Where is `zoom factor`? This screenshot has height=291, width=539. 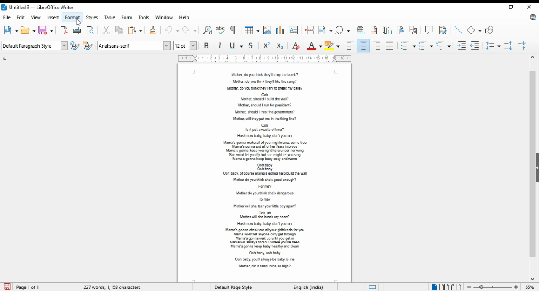
zoom factor is located at coordinates (530, 287).